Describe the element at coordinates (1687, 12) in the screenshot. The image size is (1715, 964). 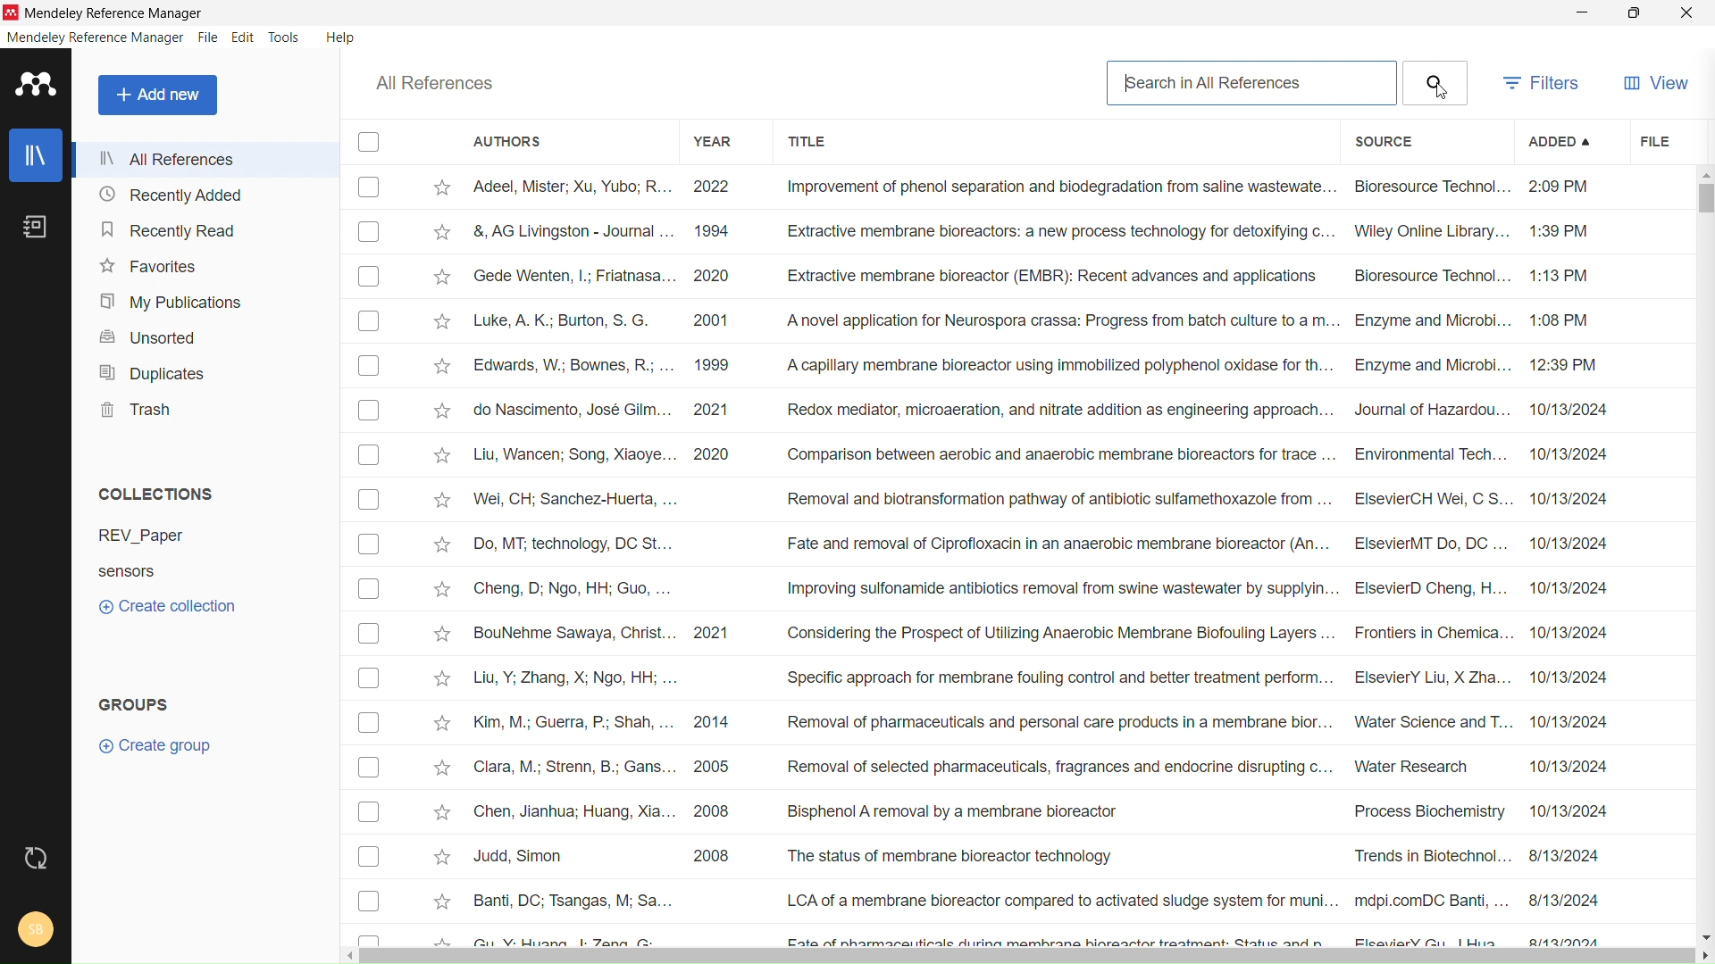
I see `close` at that location.